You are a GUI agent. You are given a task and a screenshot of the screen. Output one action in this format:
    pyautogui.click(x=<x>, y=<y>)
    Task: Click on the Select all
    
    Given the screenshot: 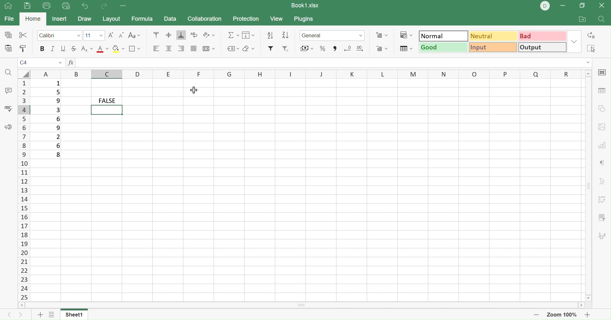 What is the action you would take?
    pyautogui.click(x=590, y=47)
    